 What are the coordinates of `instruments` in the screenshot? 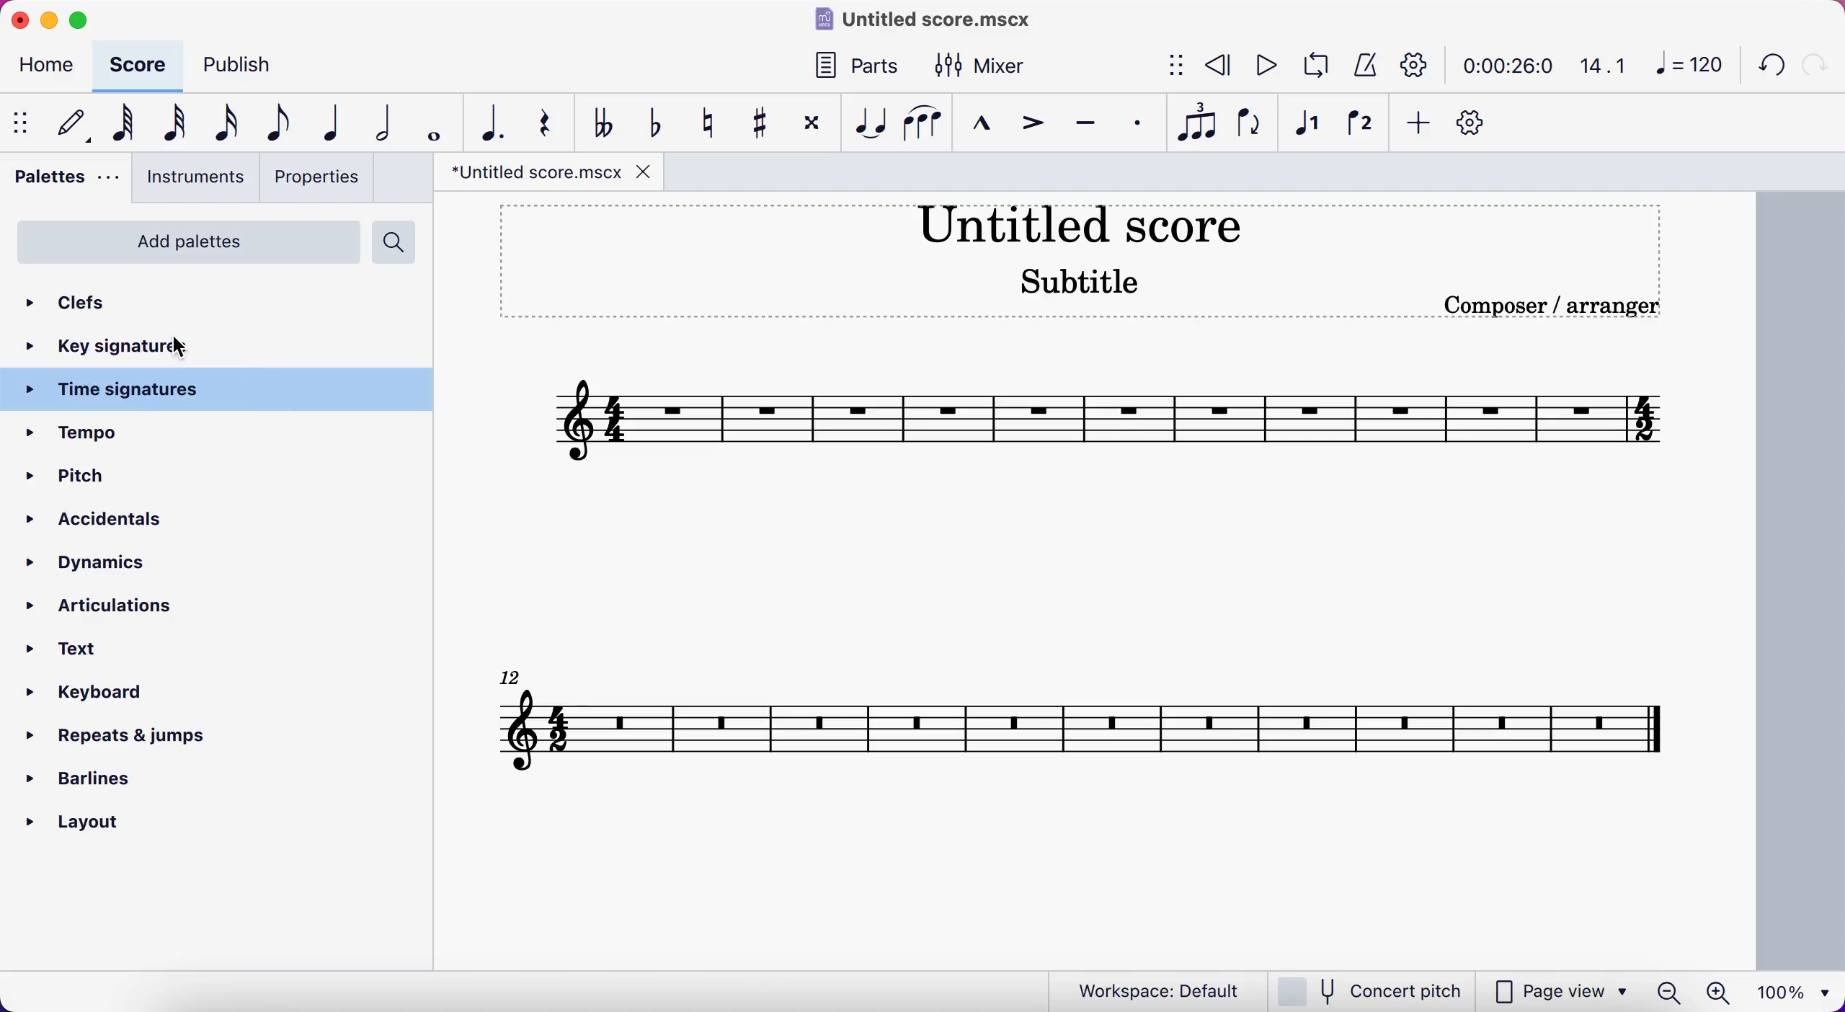 It's located at (195, 182).